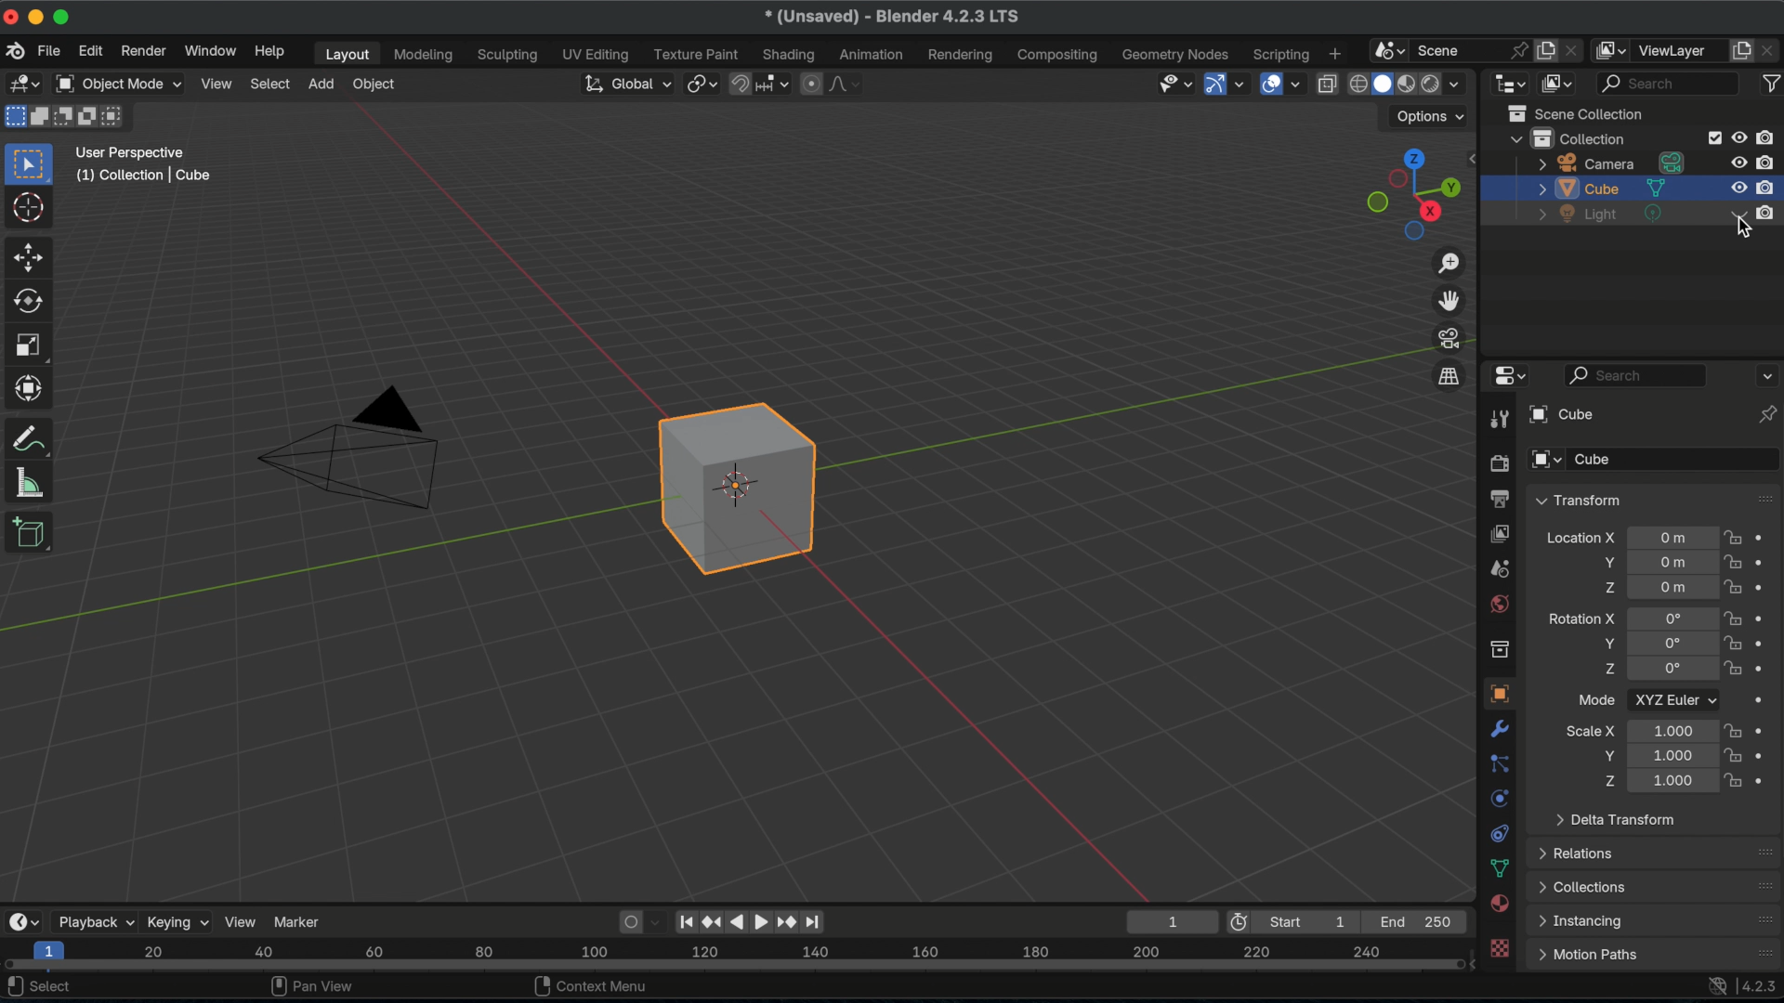  I want to click on hide in viewport, so click(1738, 137).